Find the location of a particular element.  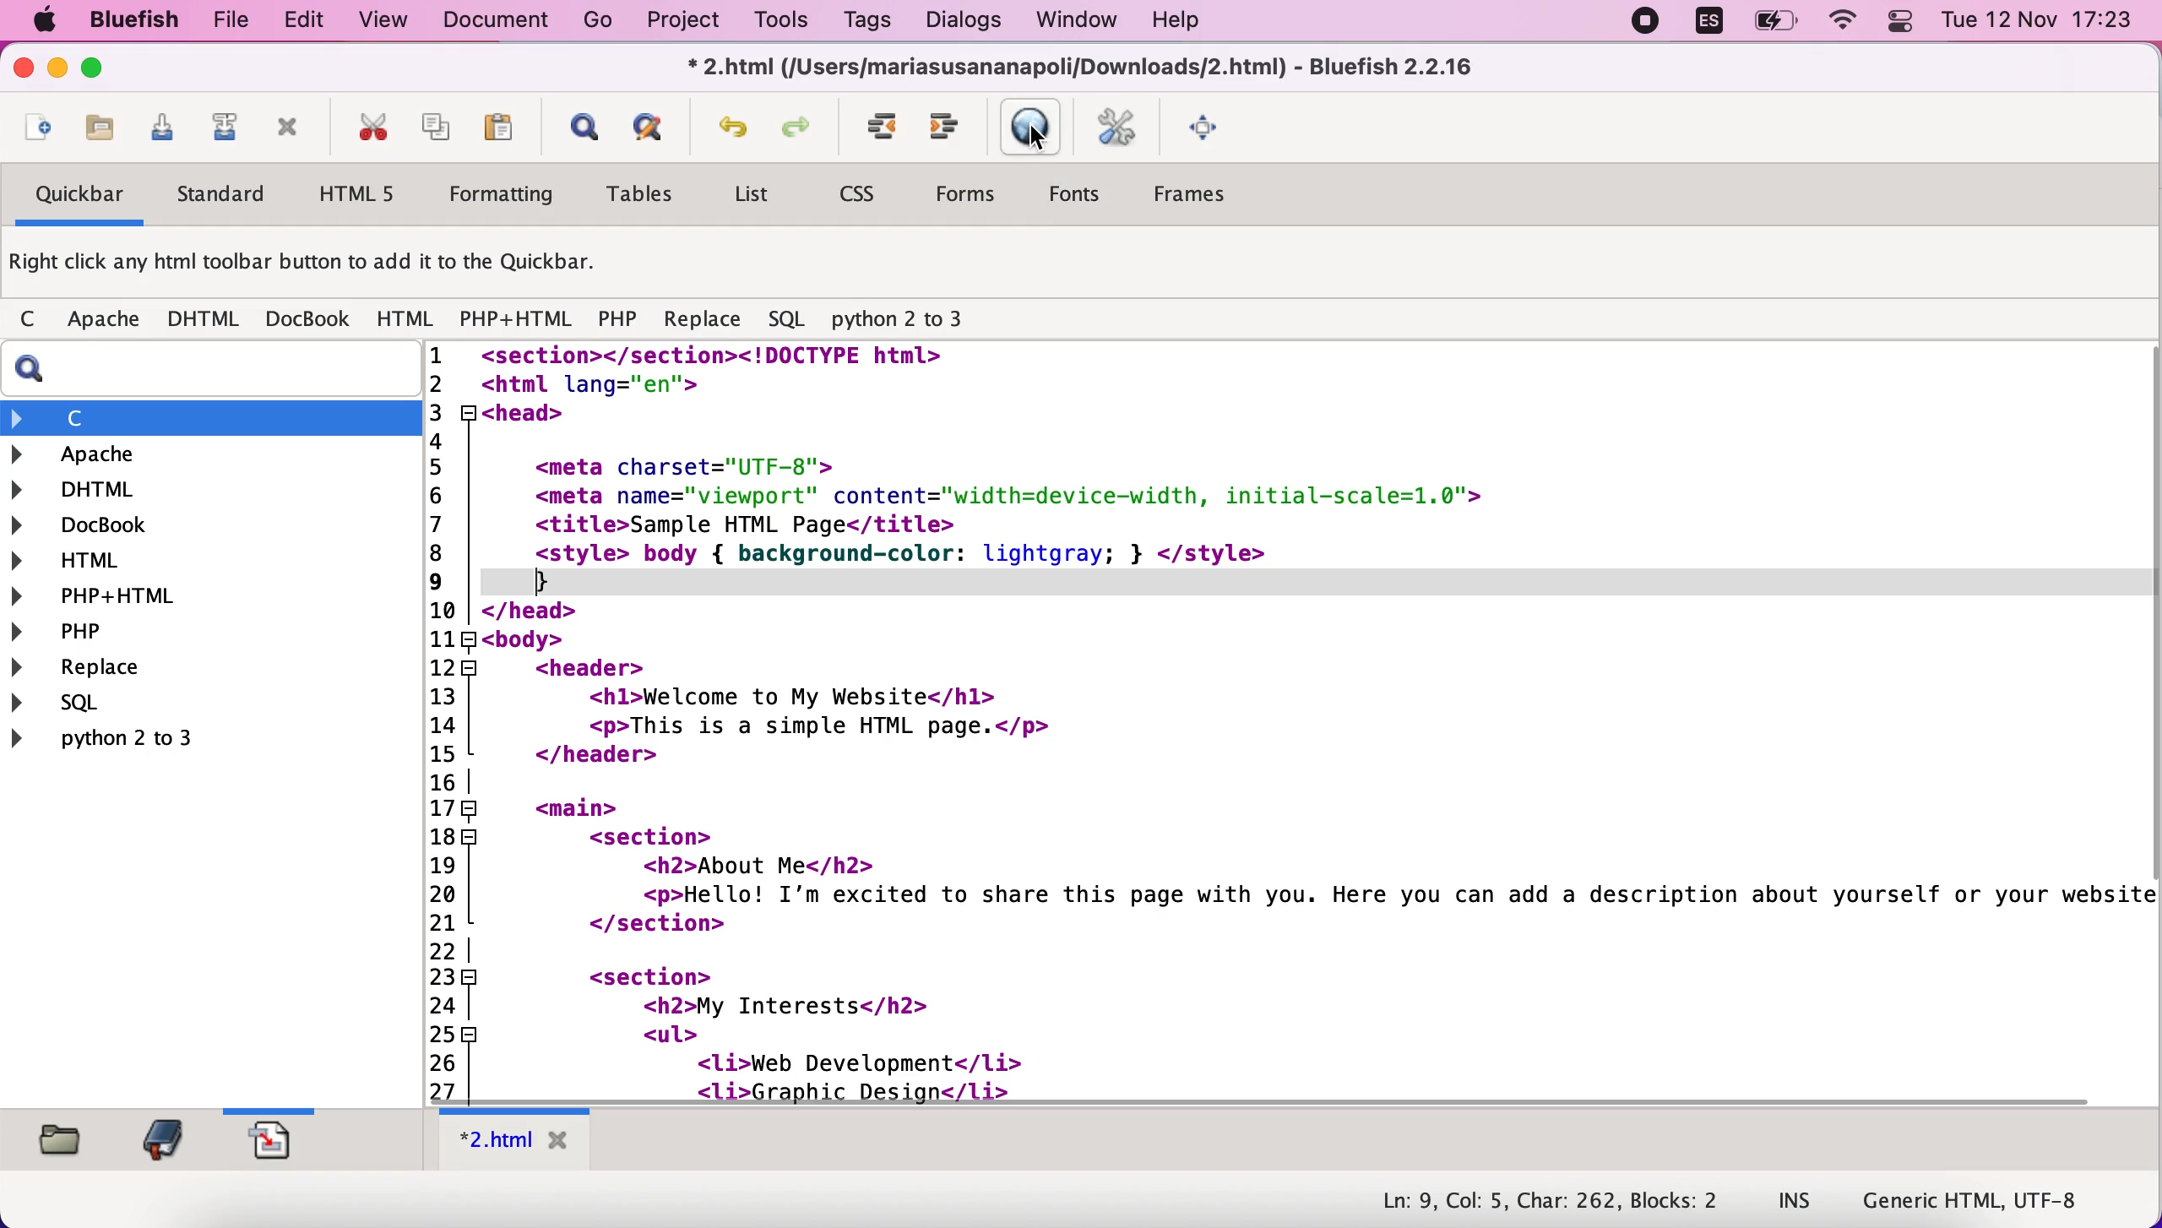

dhtml is located at coordinates (204, 492).